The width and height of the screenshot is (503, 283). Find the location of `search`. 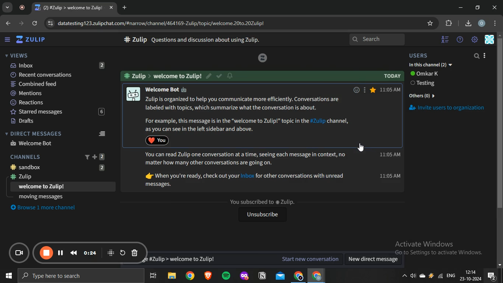

search is located at coordinates (477, 56).